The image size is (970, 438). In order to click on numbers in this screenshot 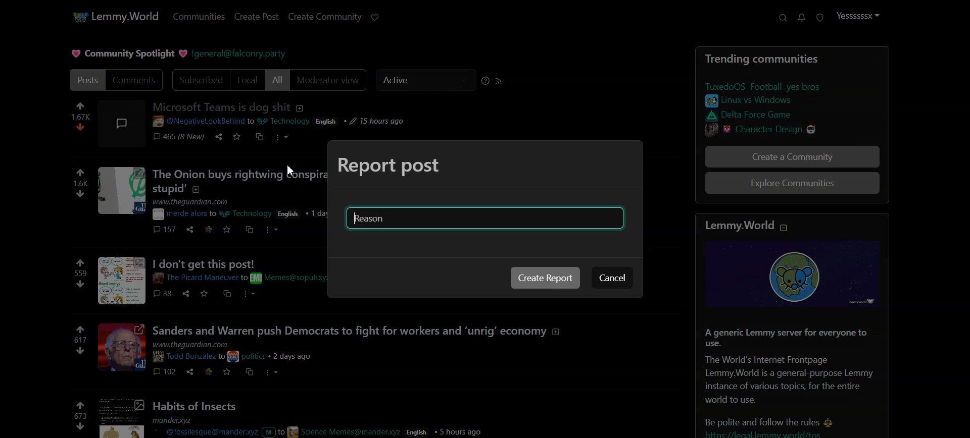, I will do `click(81, 184)`.